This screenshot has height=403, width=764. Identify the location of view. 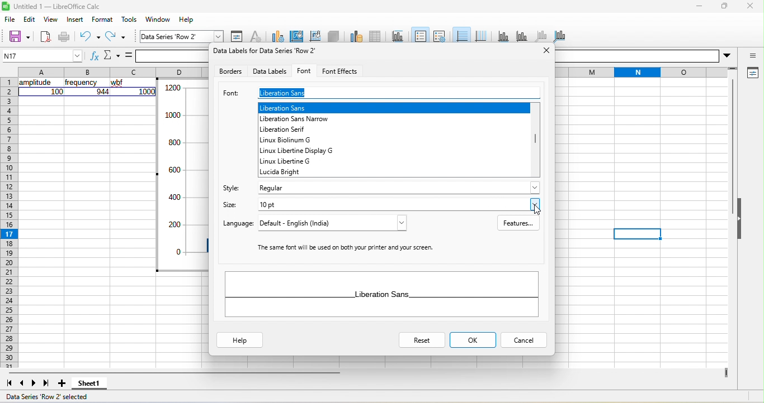
(51, 18).